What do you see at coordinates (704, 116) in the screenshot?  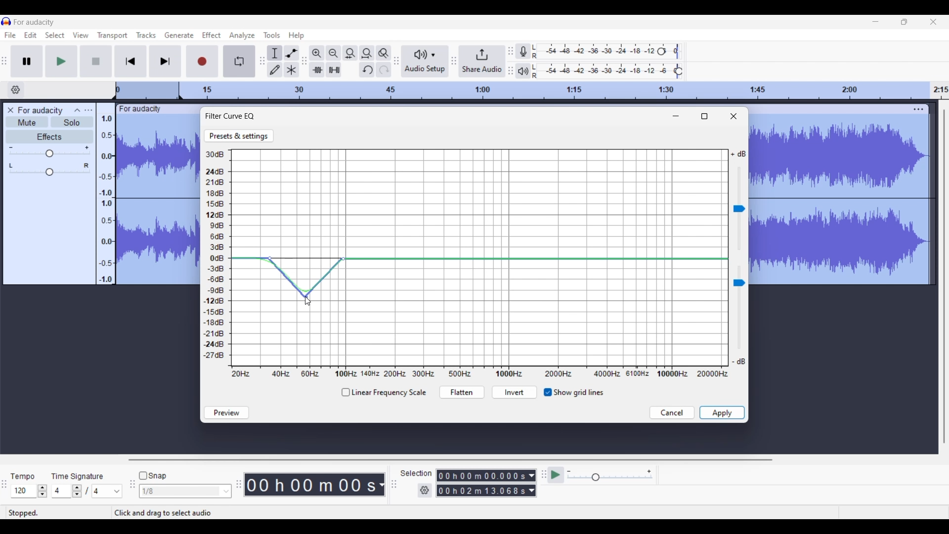 I see `Fullscreen` at bounding box center [704, 116].